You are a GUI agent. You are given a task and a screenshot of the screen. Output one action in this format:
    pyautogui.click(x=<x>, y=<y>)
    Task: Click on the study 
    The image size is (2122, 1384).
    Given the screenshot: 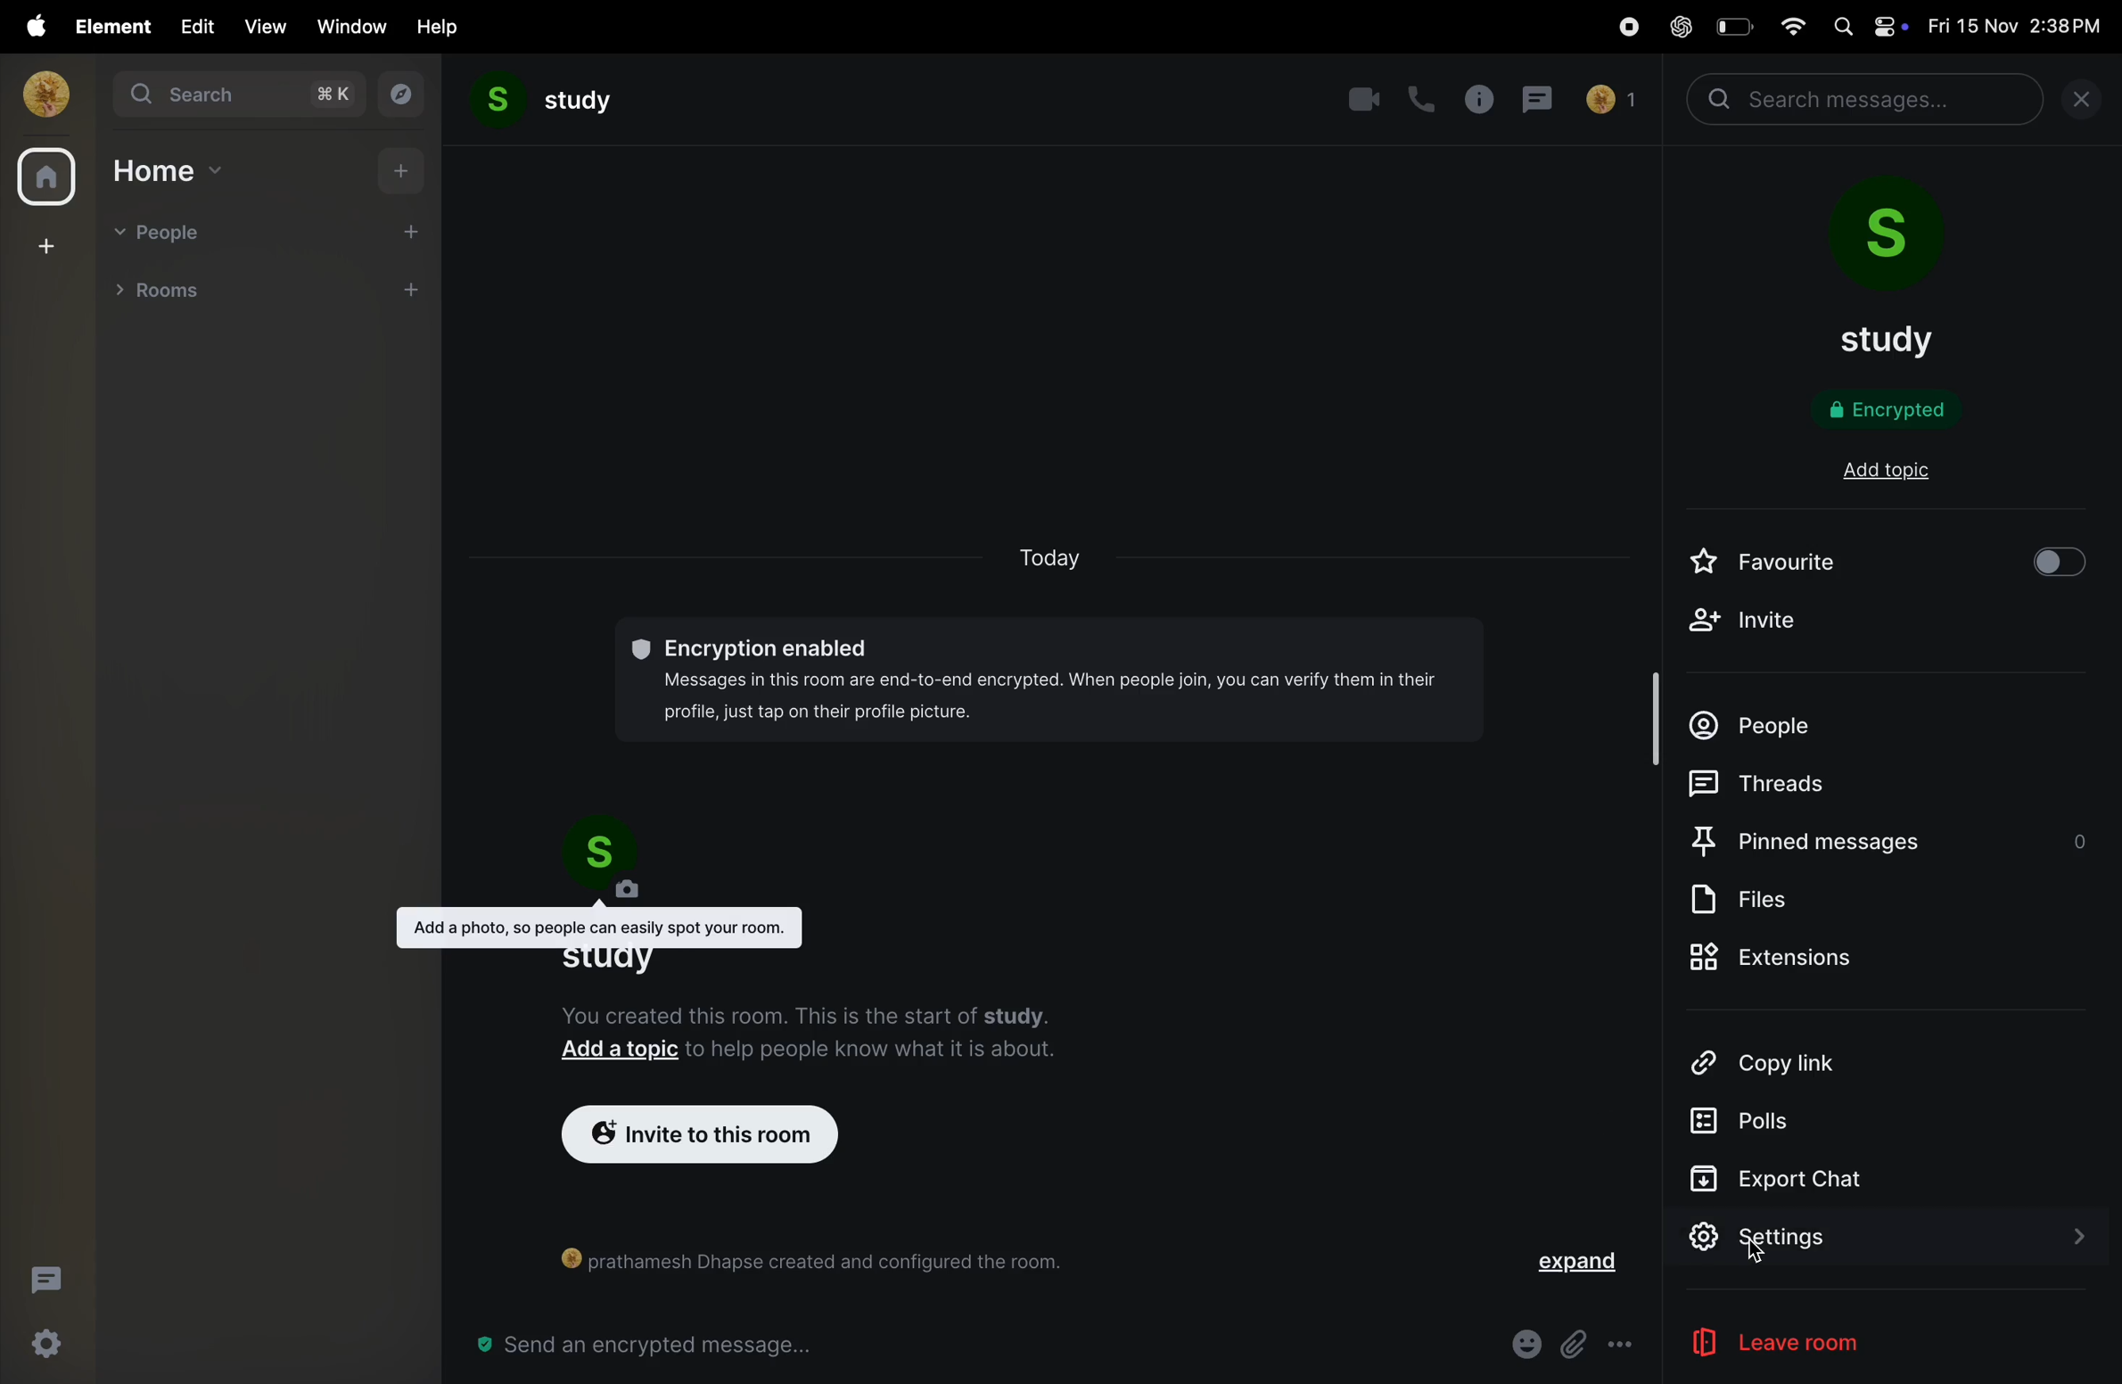 What is the action you would take?
    pyautogui.click(x=1895, y=340)
    